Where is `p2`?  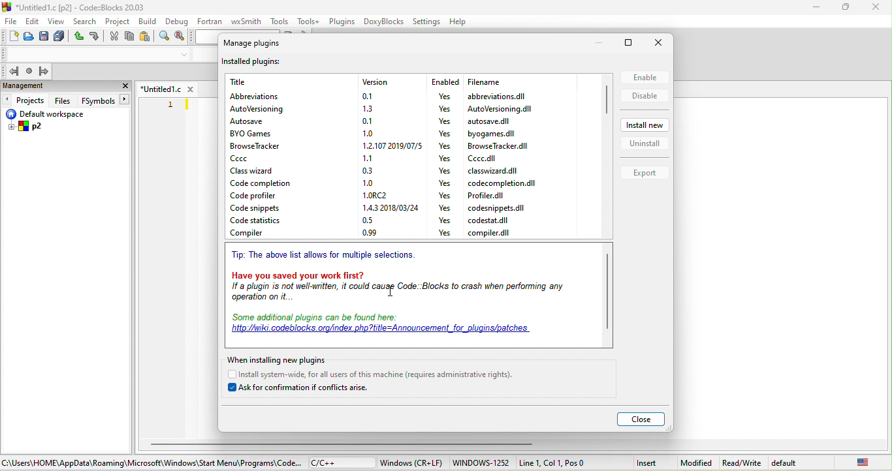
p2 is located at coordinates (27, 127).